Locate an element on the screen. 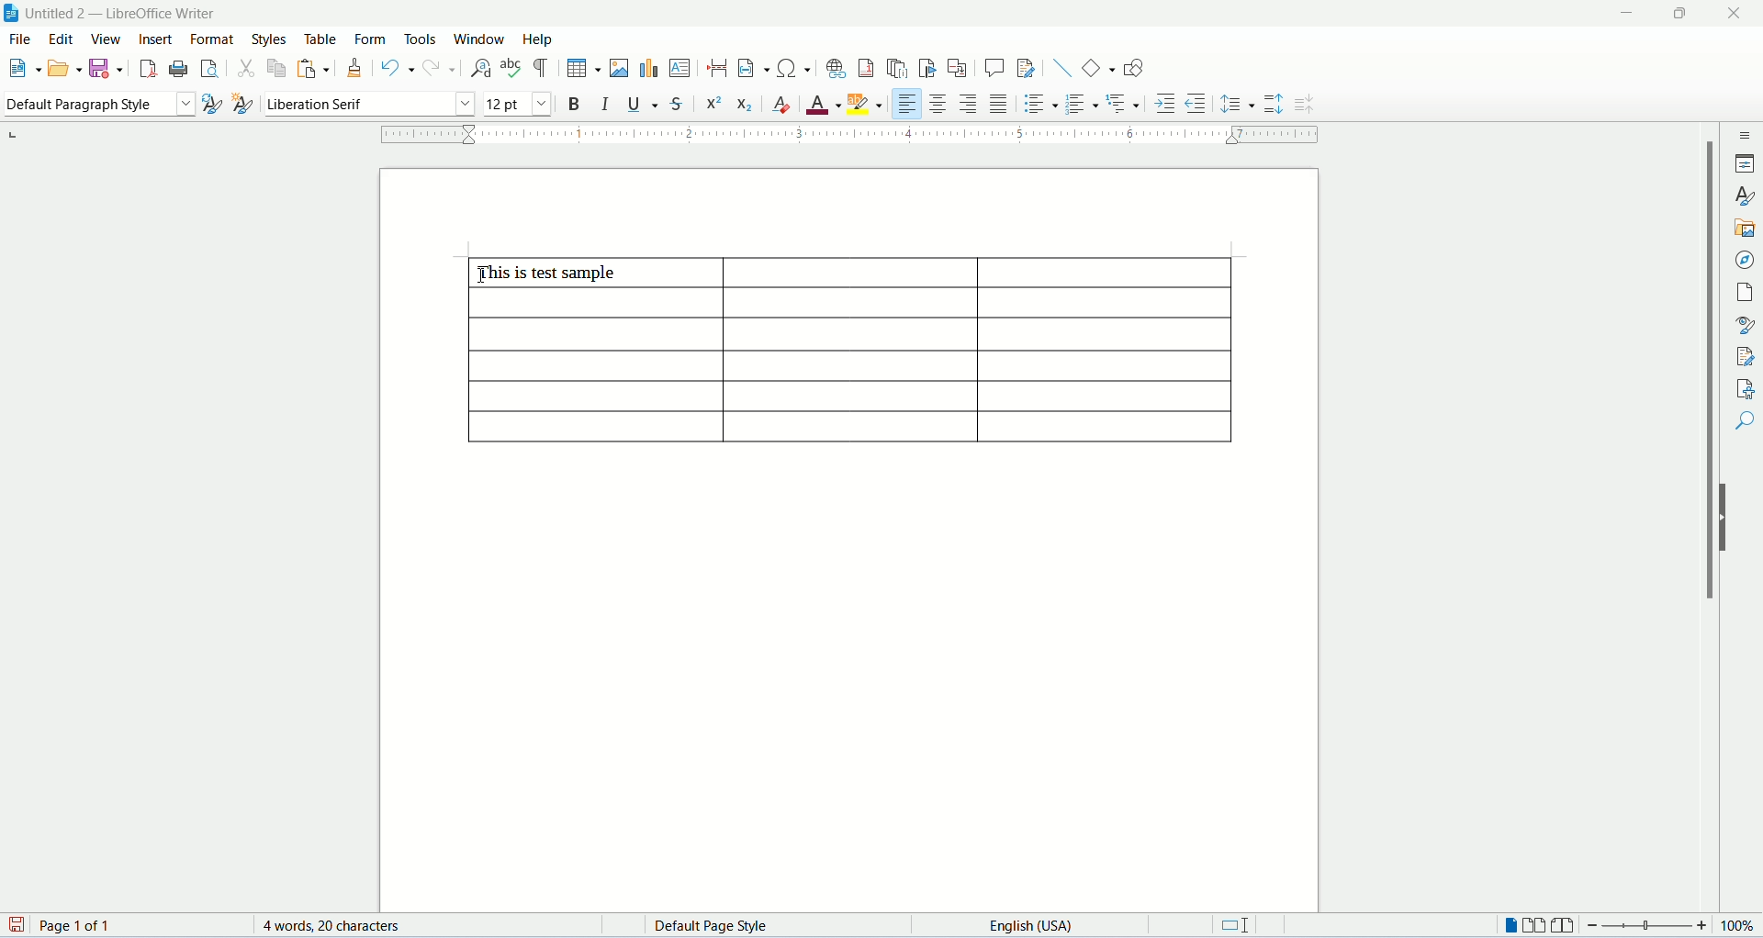 This screenshot has height=938, width=1763. style inspector is located at coordinates (1746, 324).